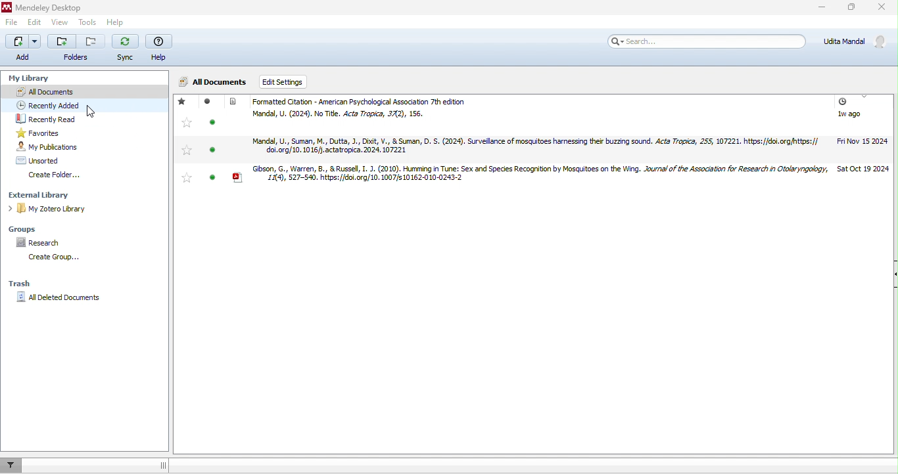 This screenshot has height=474, width=898. I want to click on recently added, so click(53, 105).